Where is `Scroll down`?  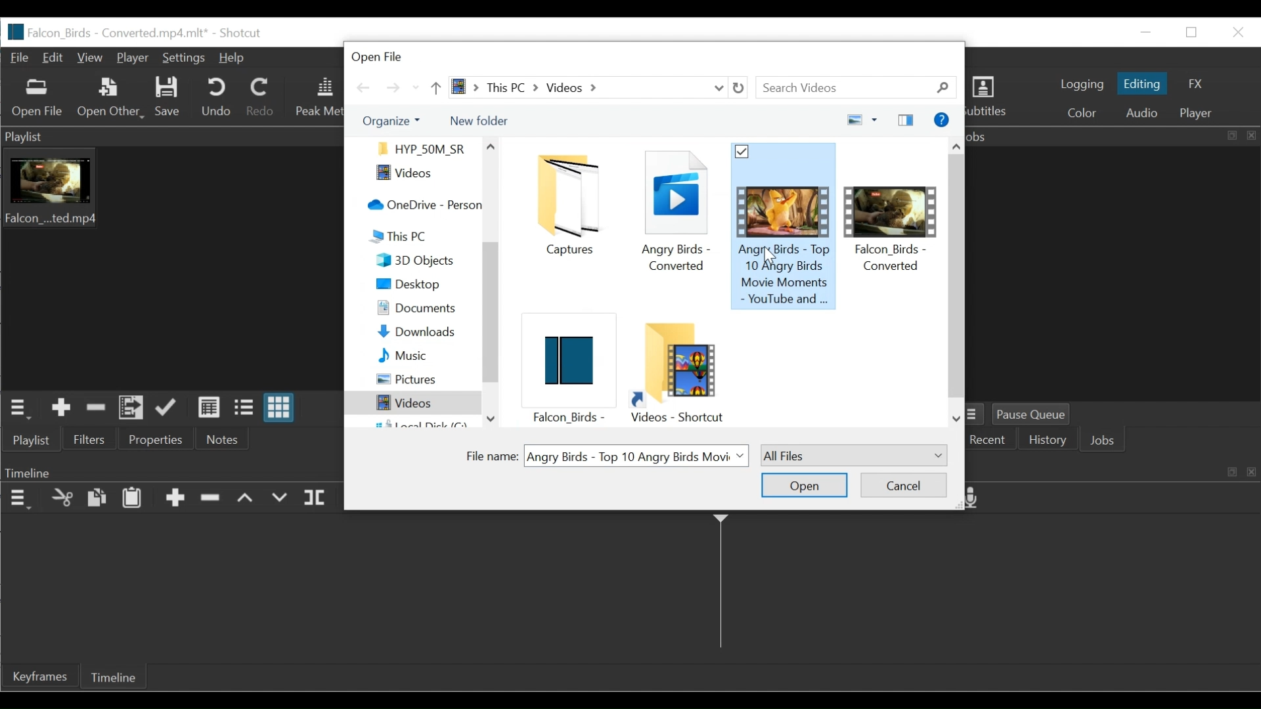 Scroll down is located at coordinates (489, 418).